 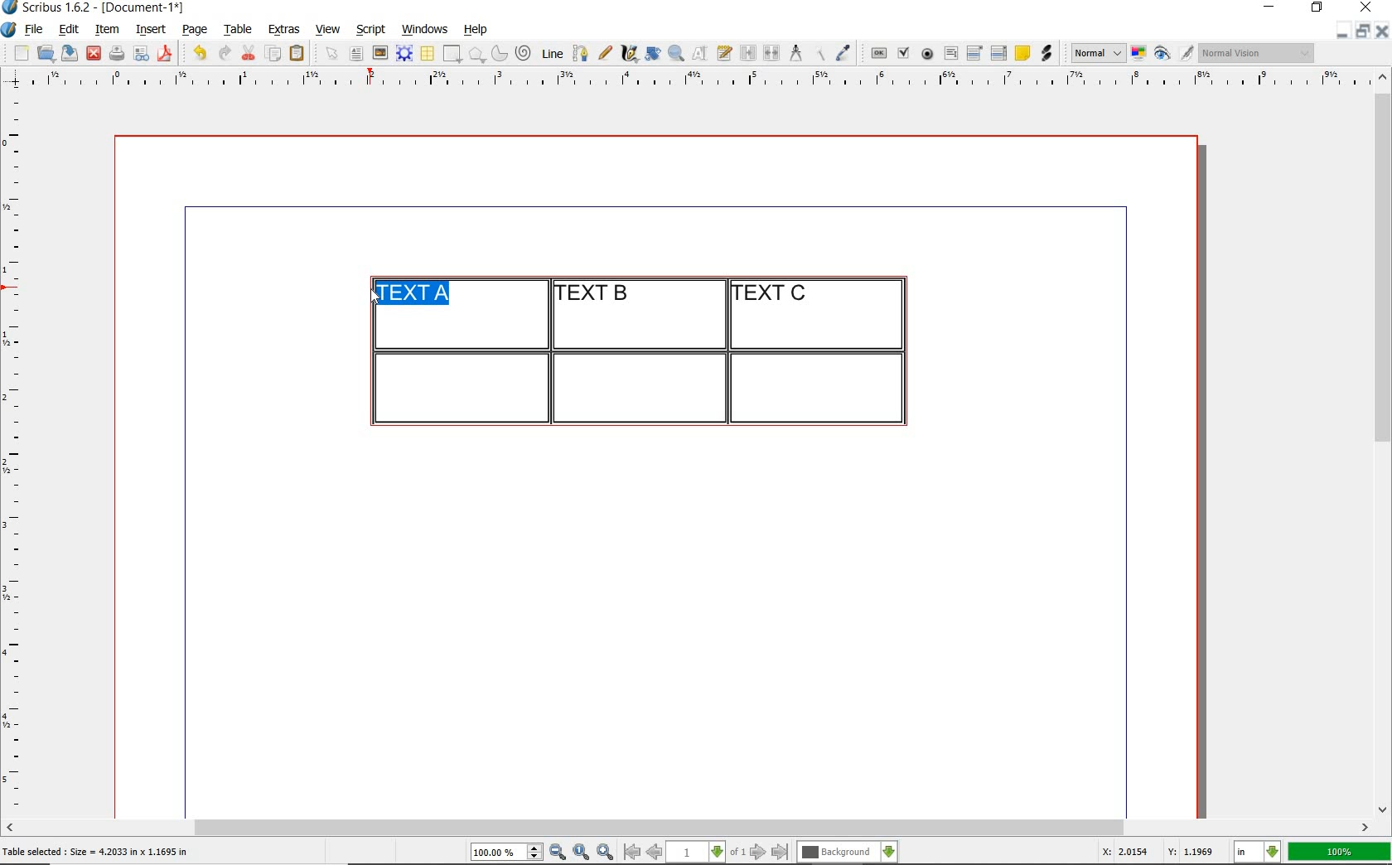 What do you see at coordinates (781, 853) in the screenshot?
I see `go to last page` at bounding box center [781, 853].